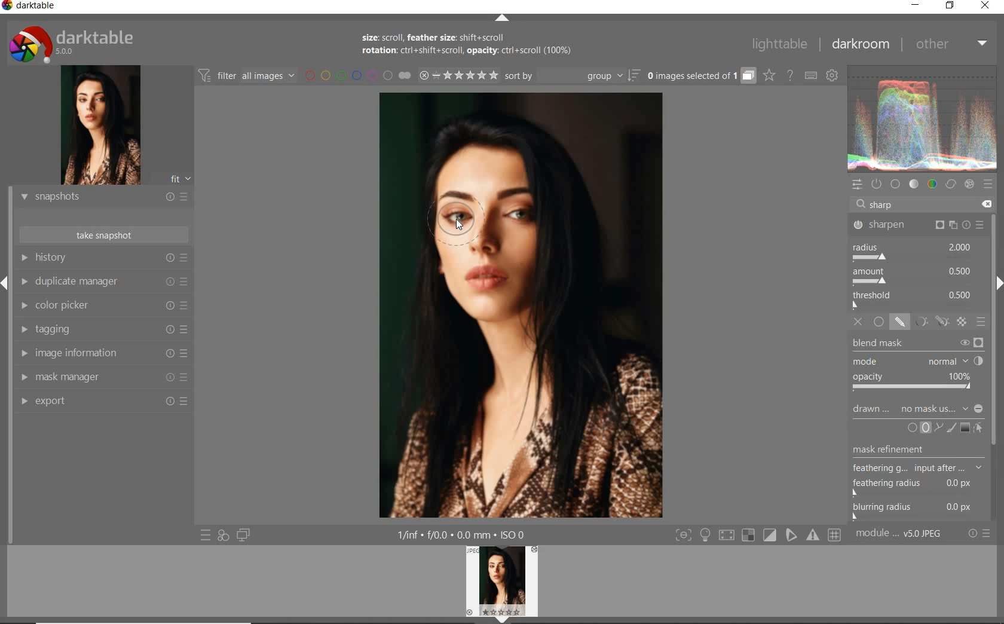  Describe the element at coordinates (928, 408) in the screenshot. I see `no mask` at that location.